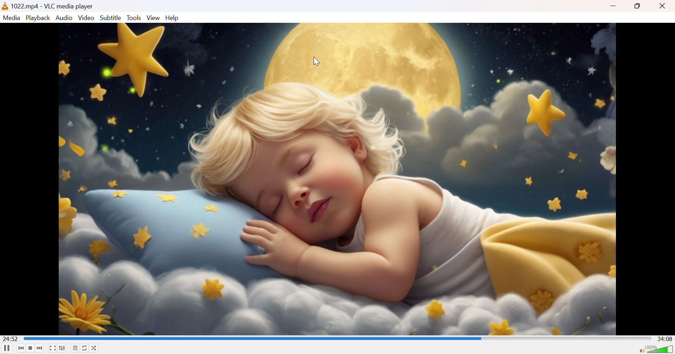 This screenshot has width=675, height=354. Describe the element at coordinates (6, 349) in the screenshot. I see `Pause the playback` at that location.